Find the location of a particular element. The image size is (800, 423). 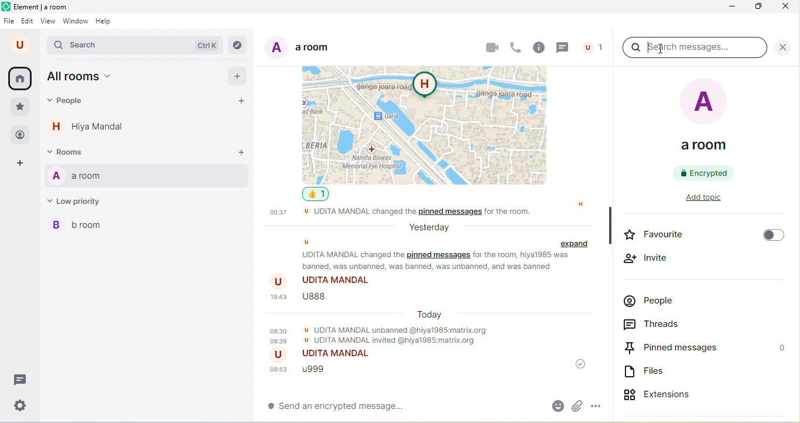

rooms is located at coordinates (70, 153).